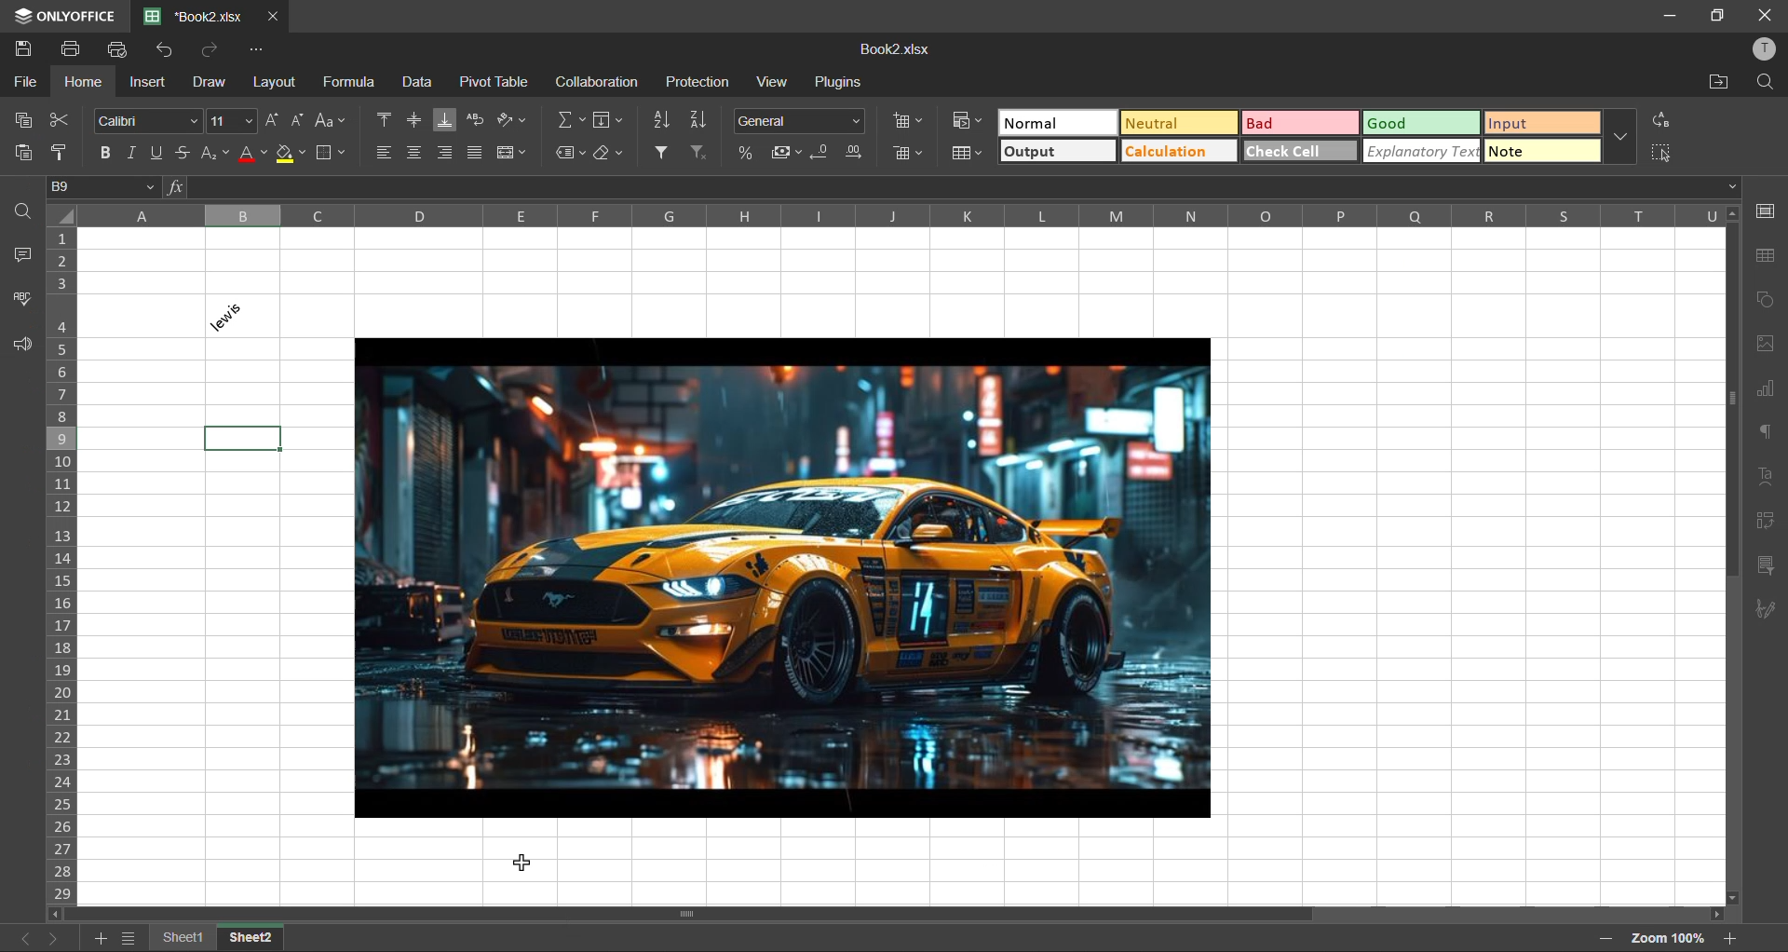 This screenshot has width=1788, height=952. Describe the element at coordinates (1763, 257) in the screenshot. I see `table` at that location.